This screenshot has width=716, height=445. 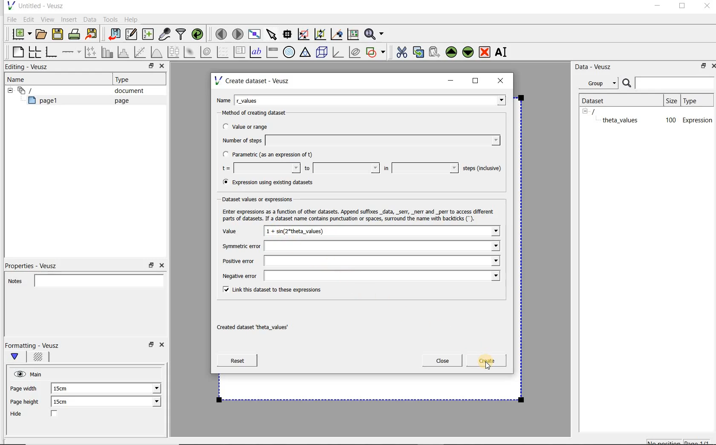 I want to click on import data into Veusz, so click(x=113, y=35).